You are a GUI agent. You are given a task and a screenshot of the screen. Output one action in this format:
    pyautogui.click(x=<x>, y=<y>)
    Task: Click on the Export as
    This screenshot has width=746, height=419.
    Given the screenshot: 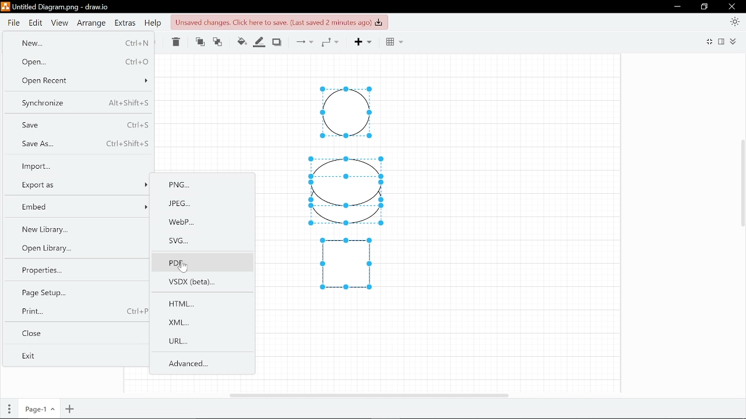 What is the action you would take?
    pyautogui.click(x=80, y=185)
    